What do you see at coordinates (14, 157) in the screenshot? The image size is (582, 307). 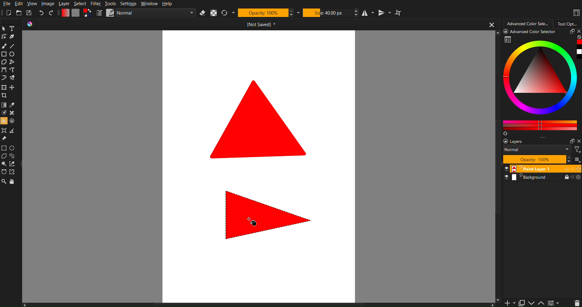 I see `Selection freeshape` at bounding box center [14, 157].